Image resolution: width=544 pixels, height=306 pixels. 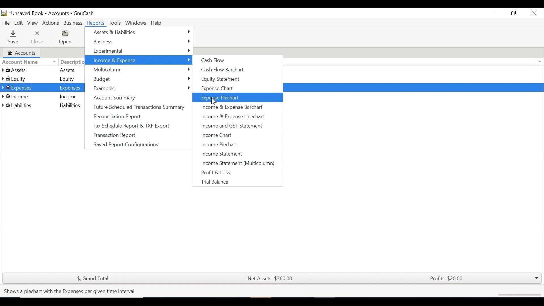 I want to click on Reconciliation Report, so click(x=117, y=116).